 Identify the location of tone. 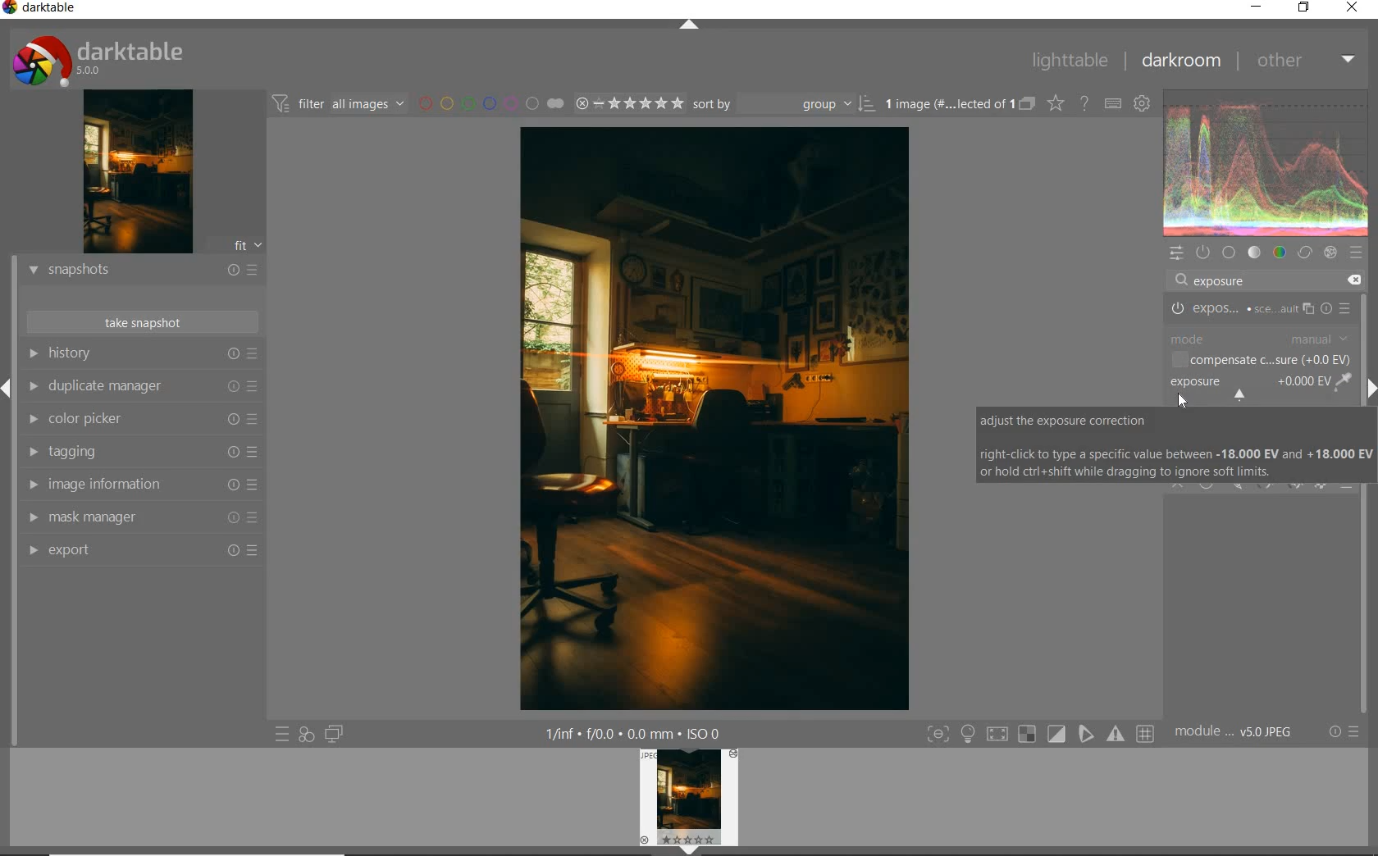
(1254, 252).